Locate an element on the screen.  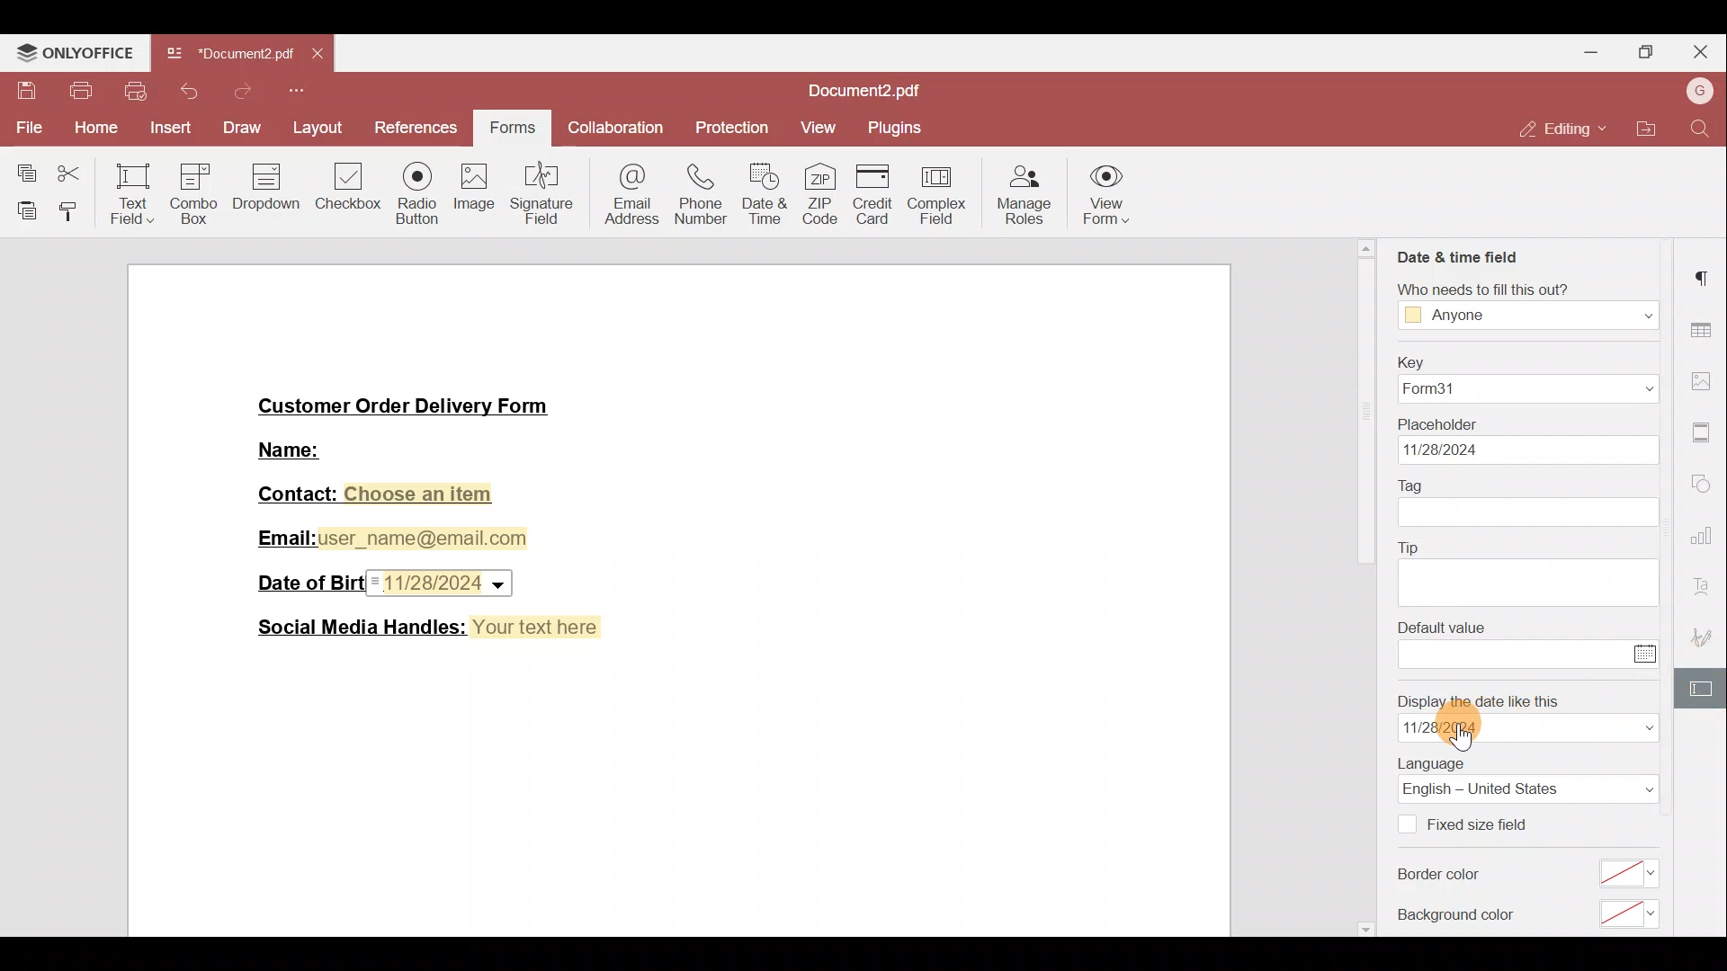
Paste is located at coordinates (22, 206).